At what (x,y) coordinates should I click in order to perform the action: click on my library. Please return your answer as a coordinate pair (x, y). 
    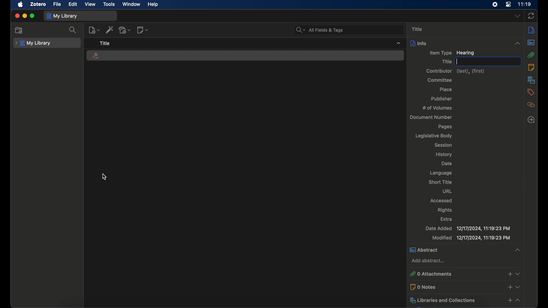
    Looking at the image, I should click on (62, 16).